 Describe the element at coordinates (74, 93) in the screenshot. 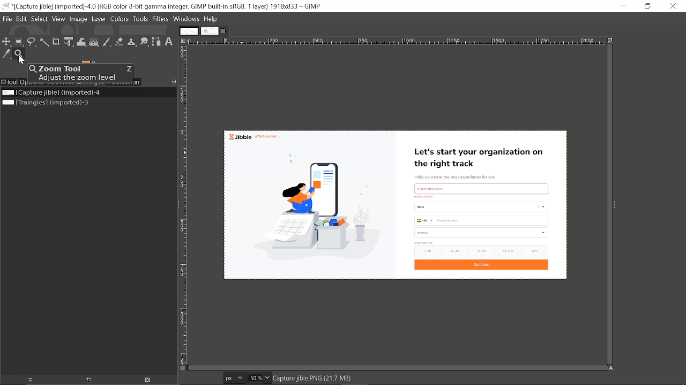

I see `Current file` at that location.